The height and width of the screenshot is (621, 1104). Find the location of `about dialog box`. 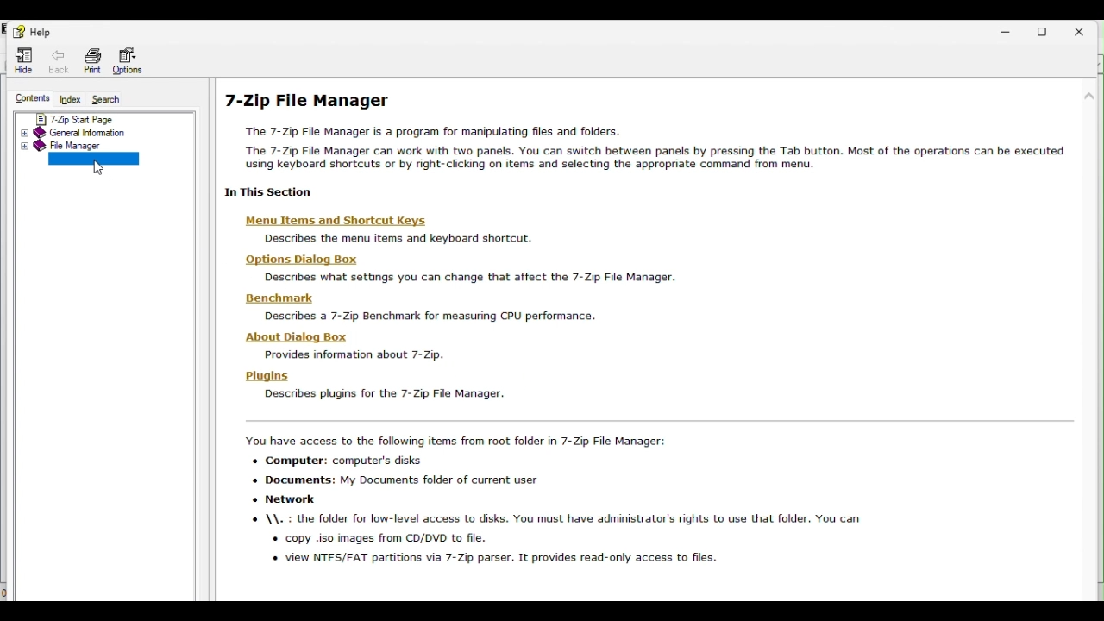

about dialog box is located at coordinates (292, 337).